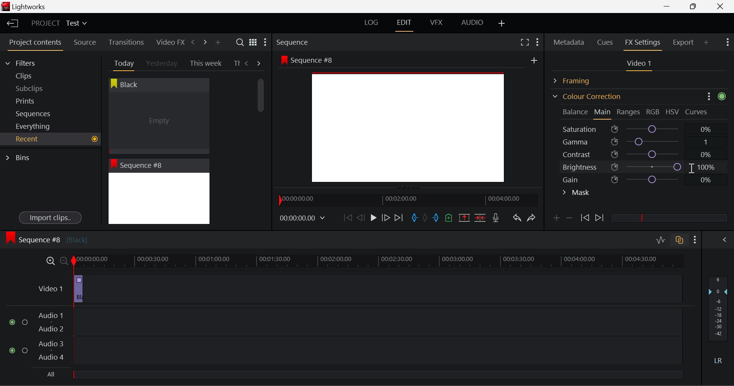  What do you see at coordinates (126, 42) in the screenshot?
I see `Transitions` at bounding box center [126, 42].